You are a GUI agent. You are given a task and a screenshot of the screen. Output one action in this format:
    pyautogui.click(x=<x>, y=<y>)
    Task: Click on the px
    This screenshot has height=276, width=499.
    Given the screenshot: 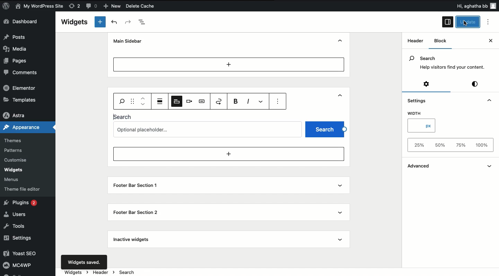 What is the action you would take?
    pyautogui.click(x=421, y=126)
    